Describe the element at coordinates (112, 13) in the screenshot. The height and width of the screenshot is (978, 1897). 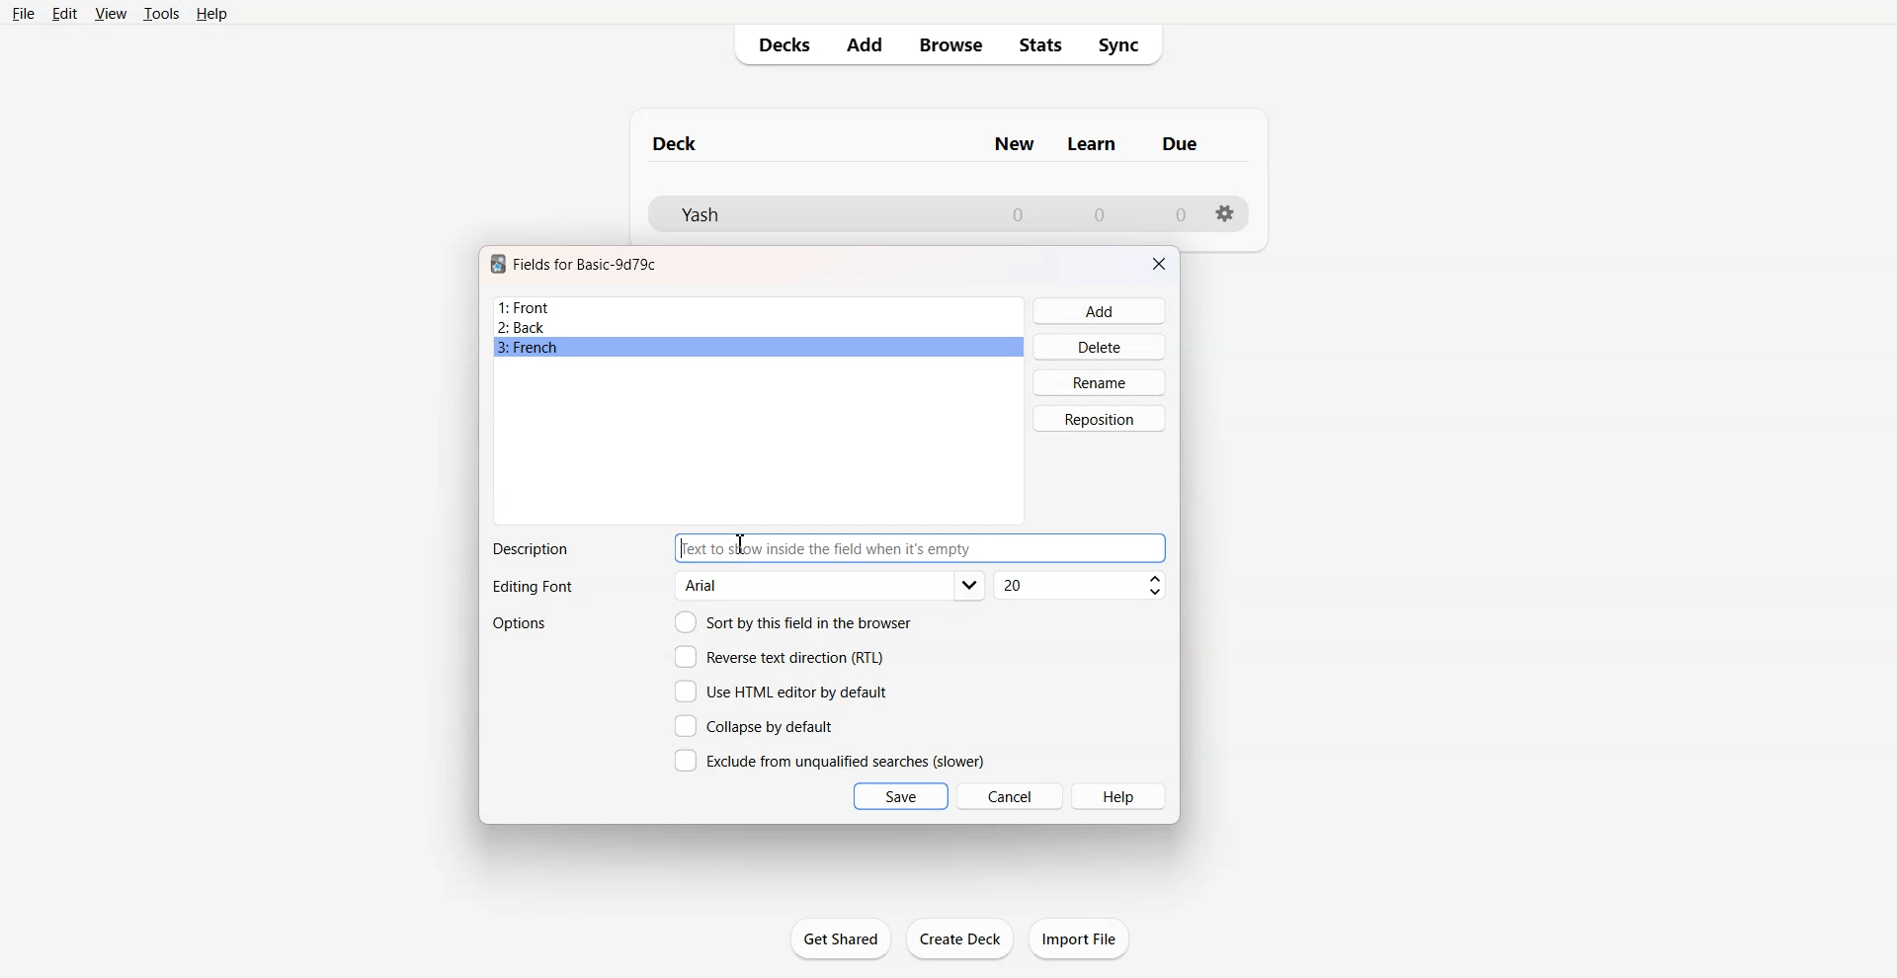
I see `View` at that location.